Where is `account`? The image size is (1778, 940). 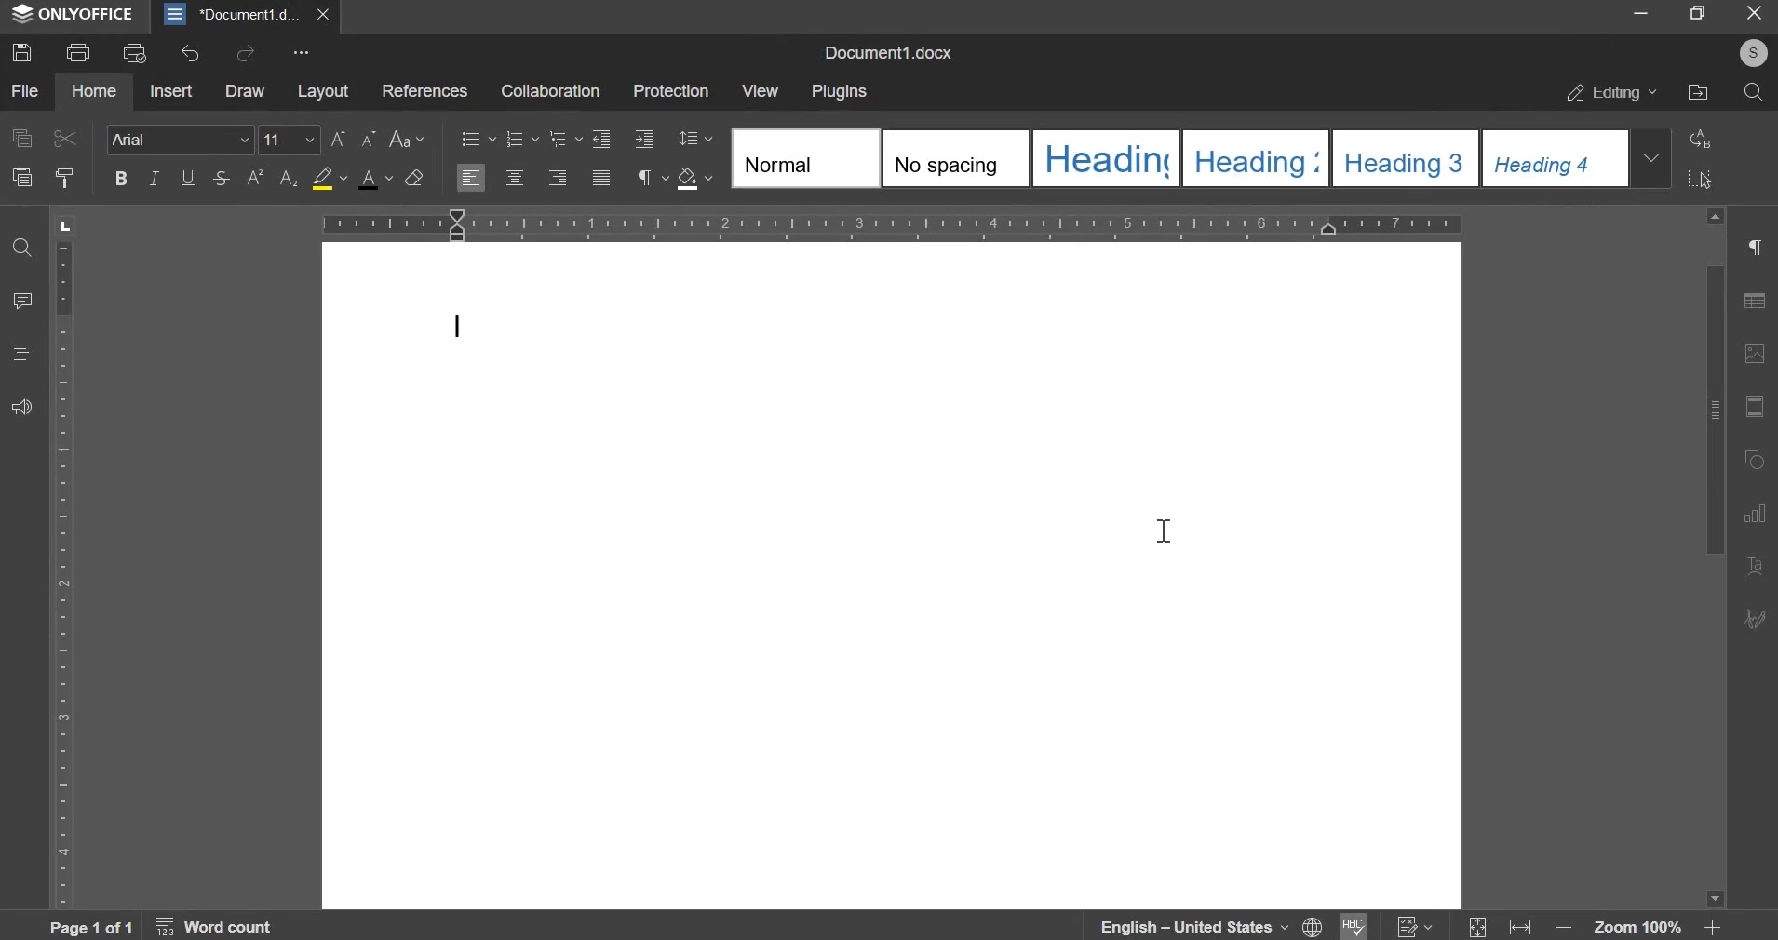 account is located at coordinates (1751, 54).